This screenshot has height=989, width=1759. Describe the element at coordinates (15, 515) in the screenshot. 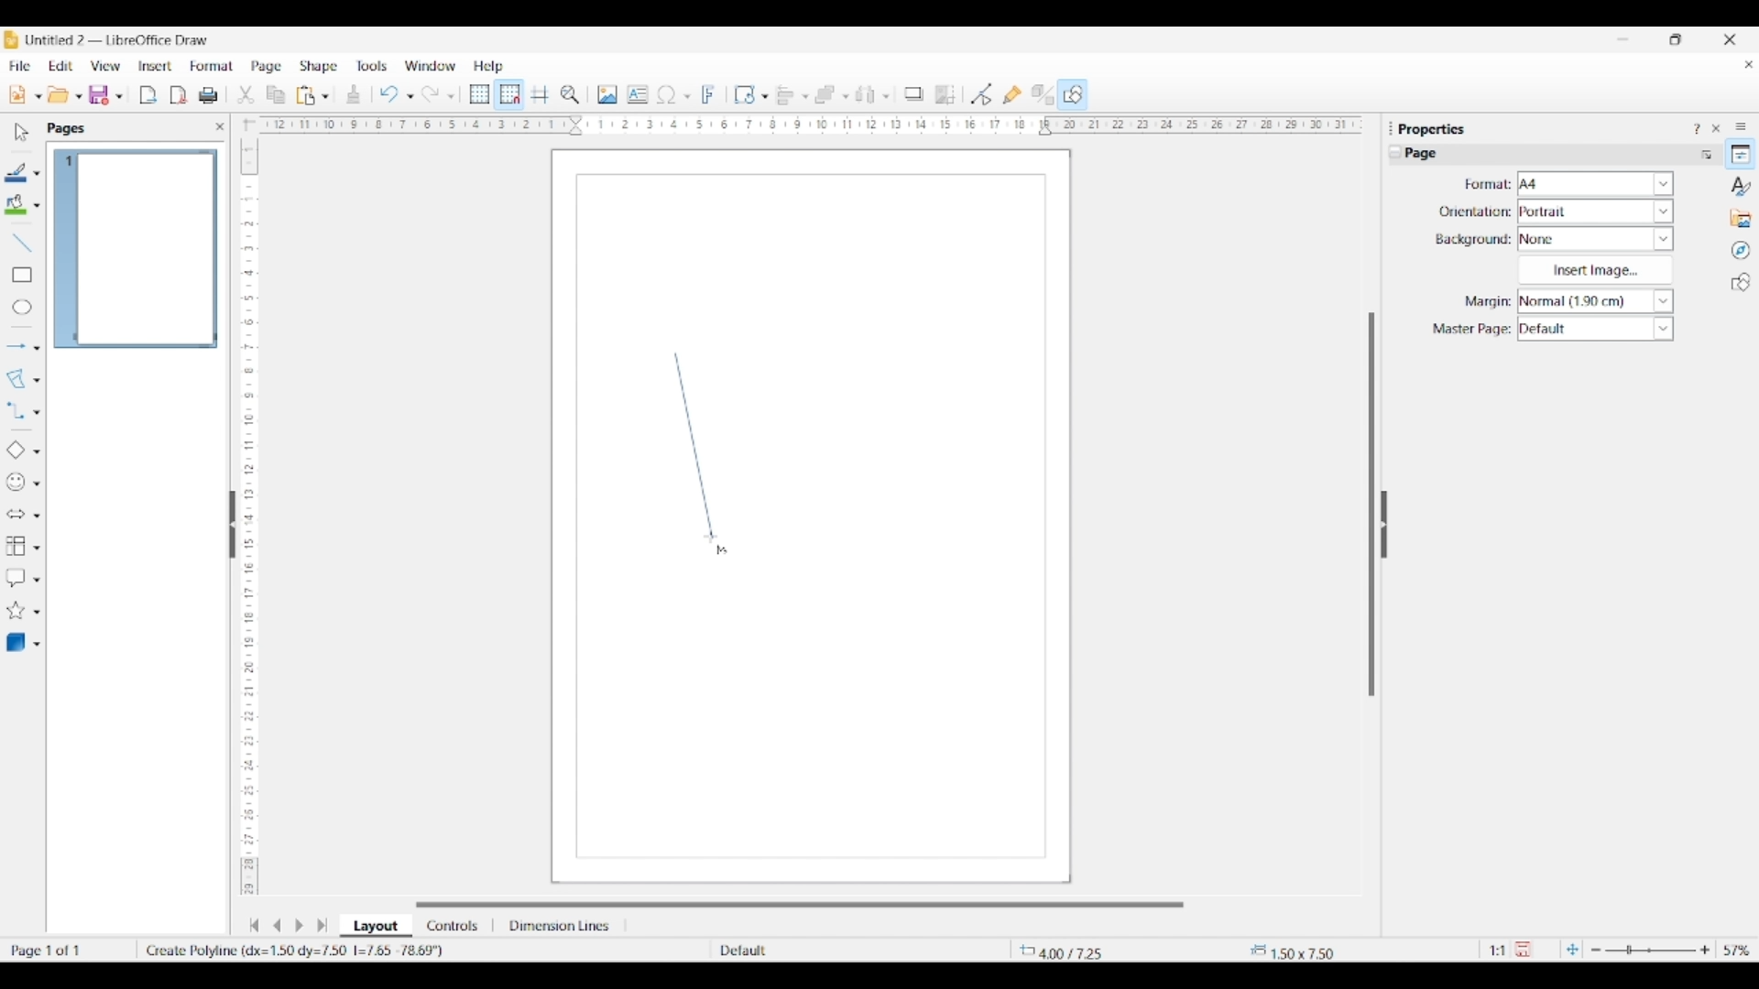

I see `Selected block arrow` at that location.